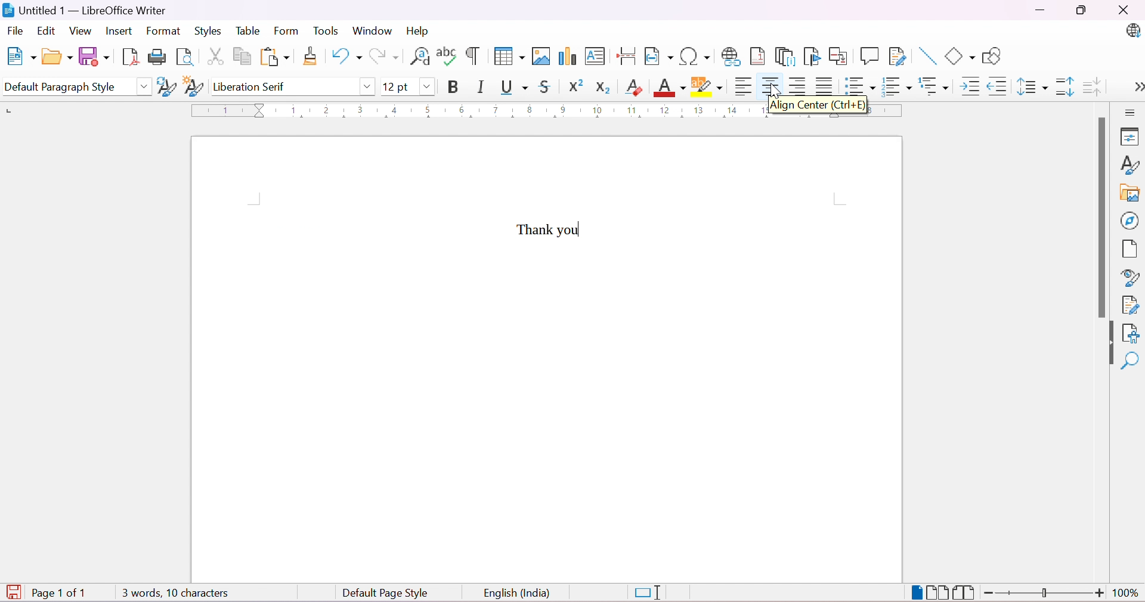 The image size is (1145, 602). What do you see at coordinates (310, 57) in the screenshot?
I see `Clone Formatting` at bounding box center [310, 57].